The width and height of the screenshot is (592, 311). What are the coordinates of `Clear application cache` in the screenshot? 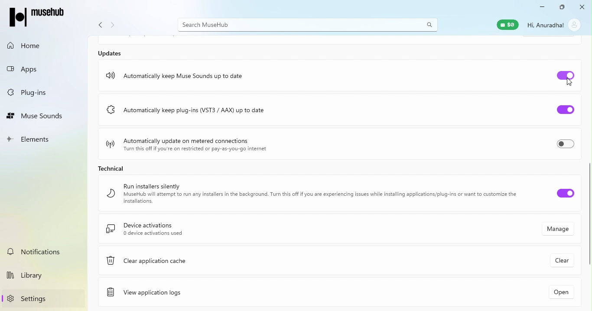 It's located at (200, 263).